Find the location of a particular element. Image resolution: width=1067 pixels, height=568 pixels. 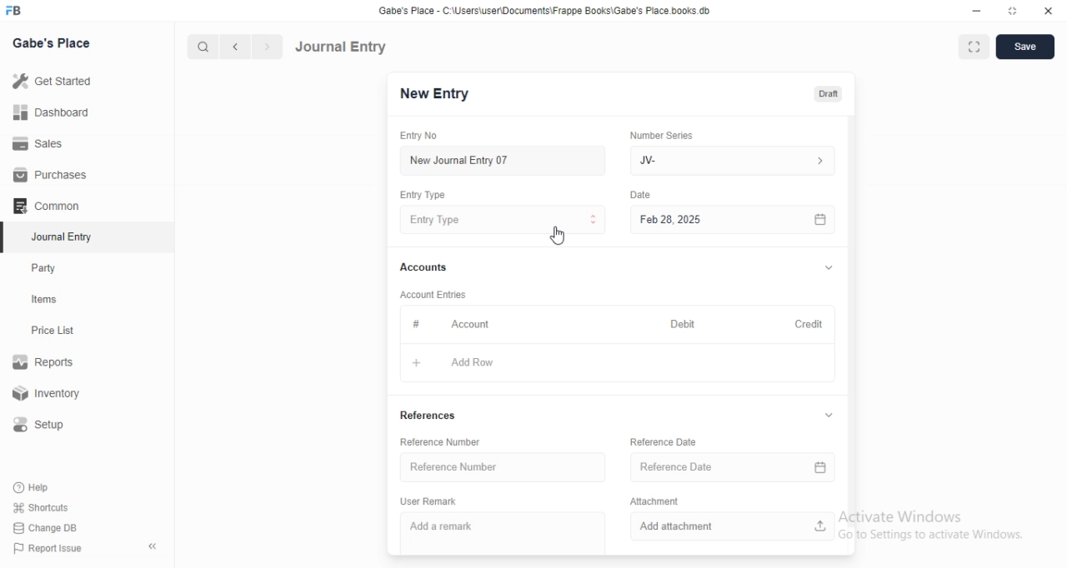

Reports. is located at coordinates (46, 365).